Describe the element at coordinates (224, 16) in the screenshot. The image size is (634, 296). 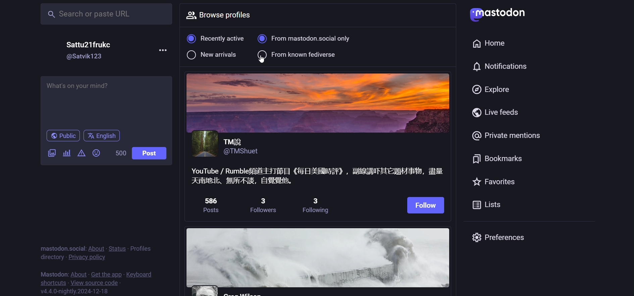
I see `browse profile` at that location.